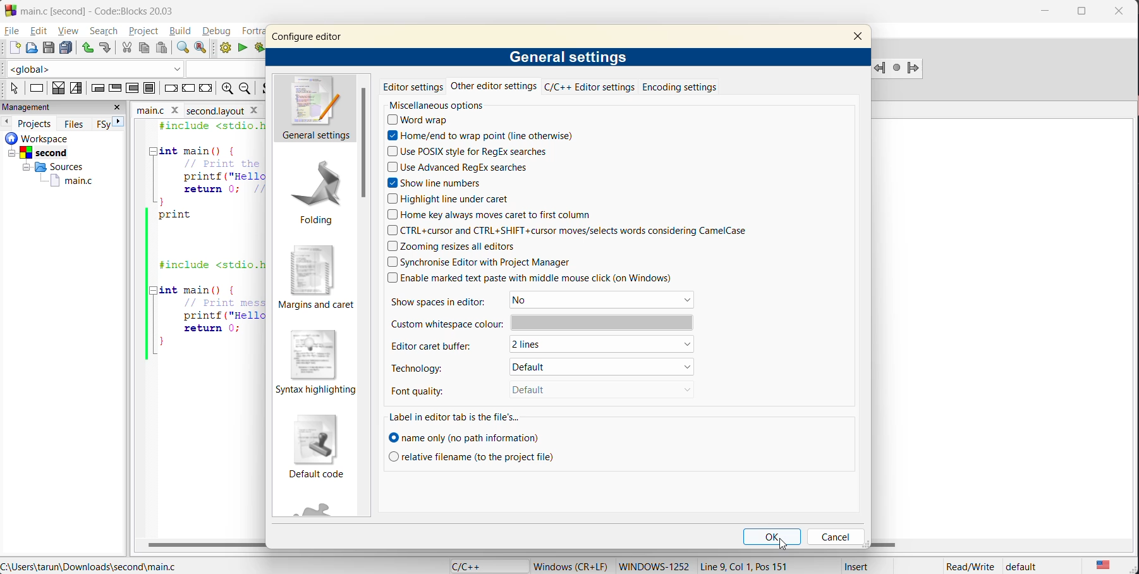 The image size is (1139, 574). I want to click on entry condition loop, so click(97, 89).